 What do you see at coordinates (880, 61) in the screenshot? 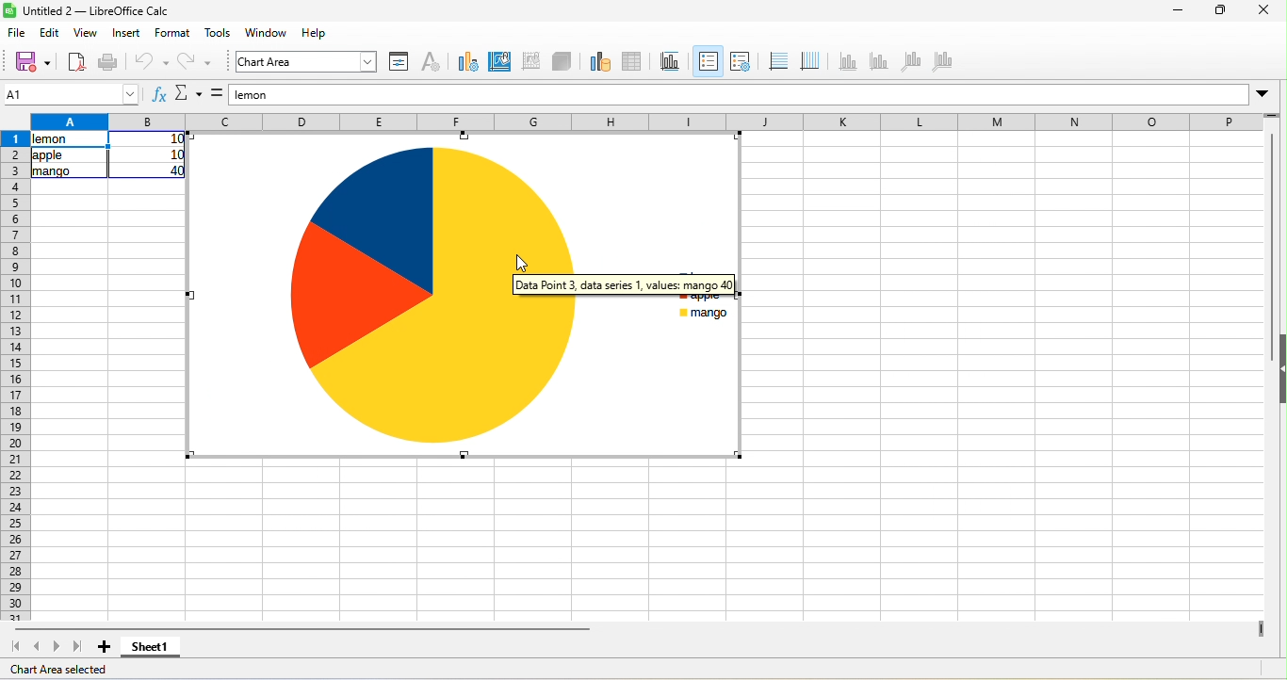
I see `y axis` at bounding box center [880, 61].